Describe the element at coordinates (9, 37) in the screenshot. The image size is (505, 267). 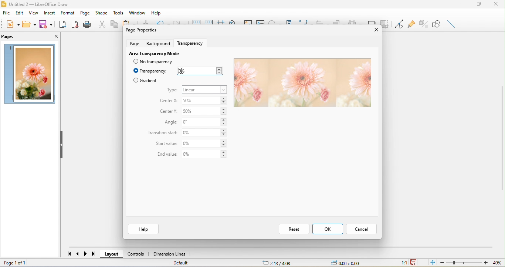
I see `pages` at that location.